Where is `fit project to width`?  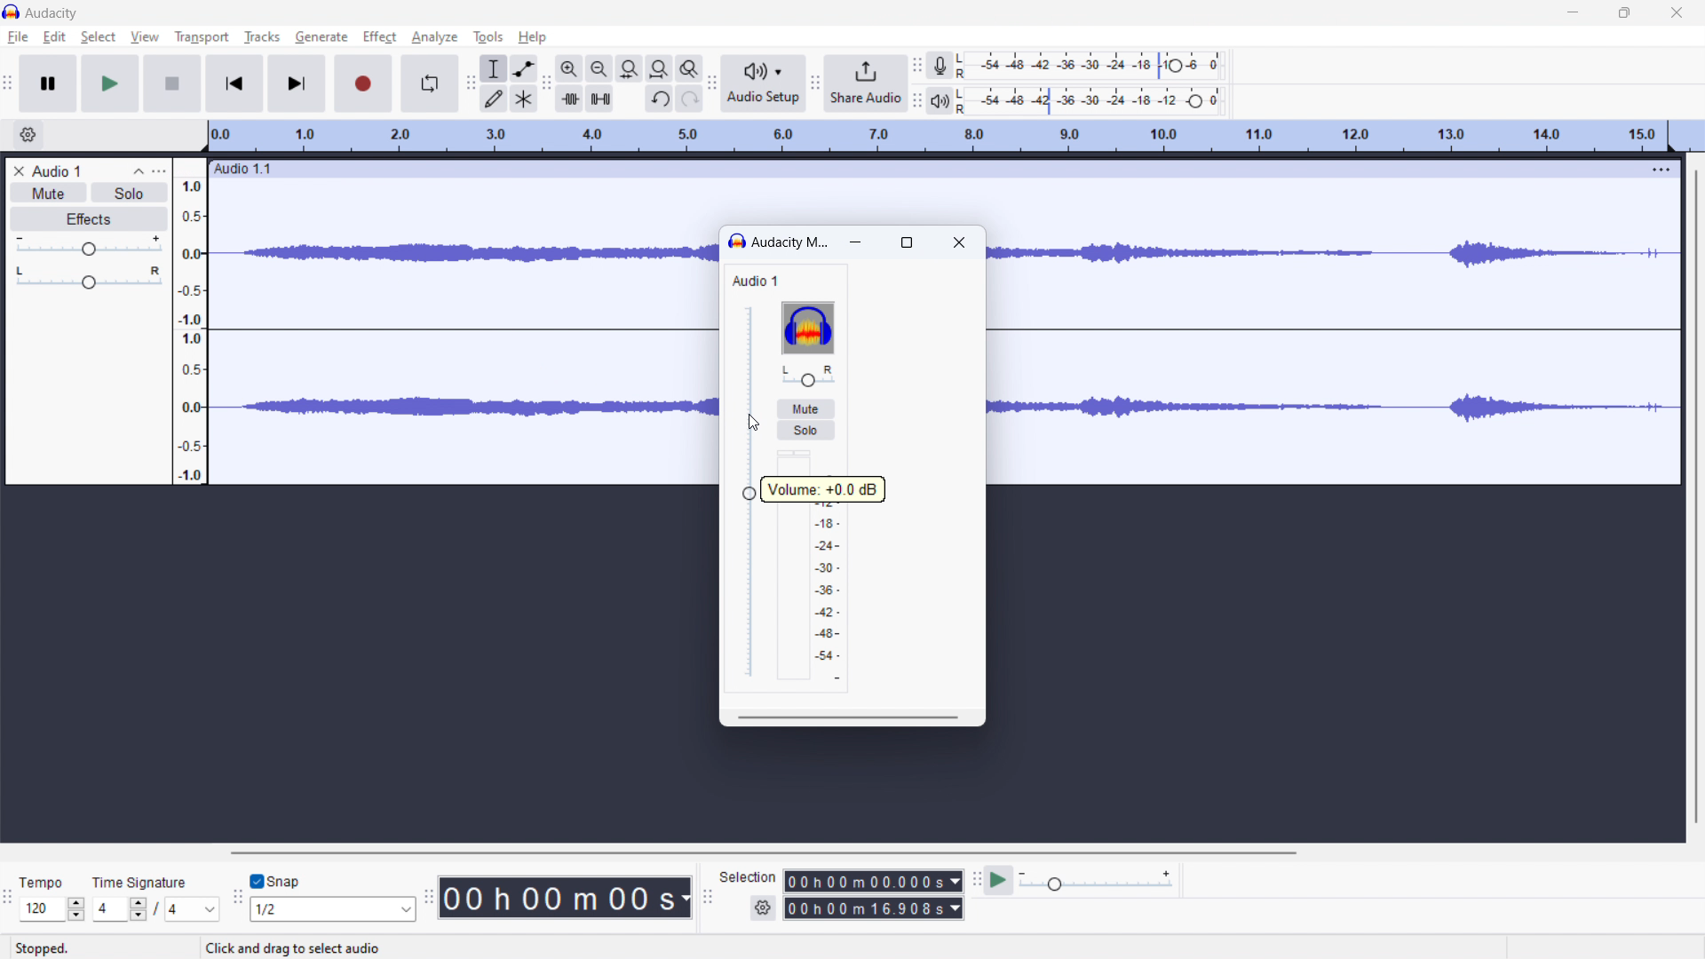
fit project to width is located at coordinates (660, 68).